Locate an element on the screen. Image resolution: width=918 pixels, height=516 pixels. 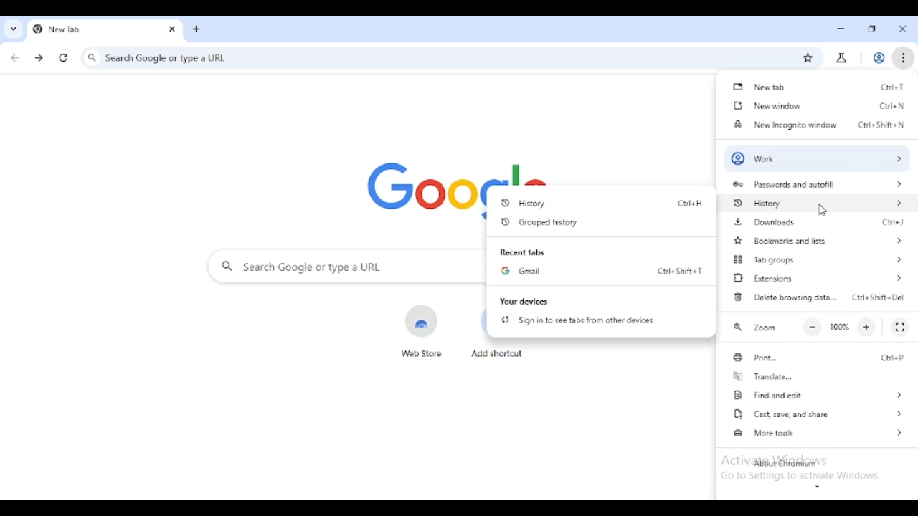
maximize is located at coordinates (873, 29).